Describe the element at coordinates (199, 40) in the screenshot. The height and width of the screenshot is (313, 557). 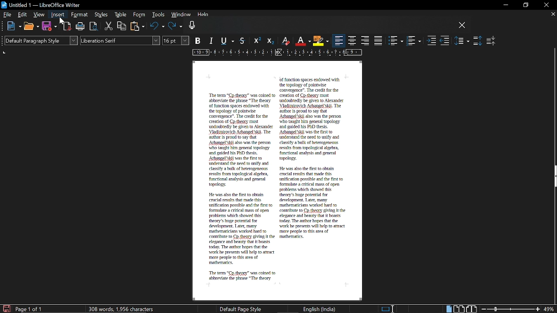
I see `BOld` at that location.